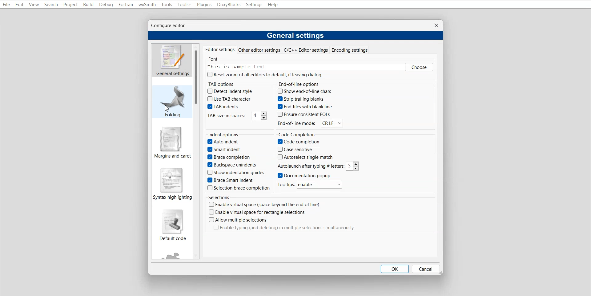 This screenshot has height=296, width=591. I want to click on Help, so click(274, 5).